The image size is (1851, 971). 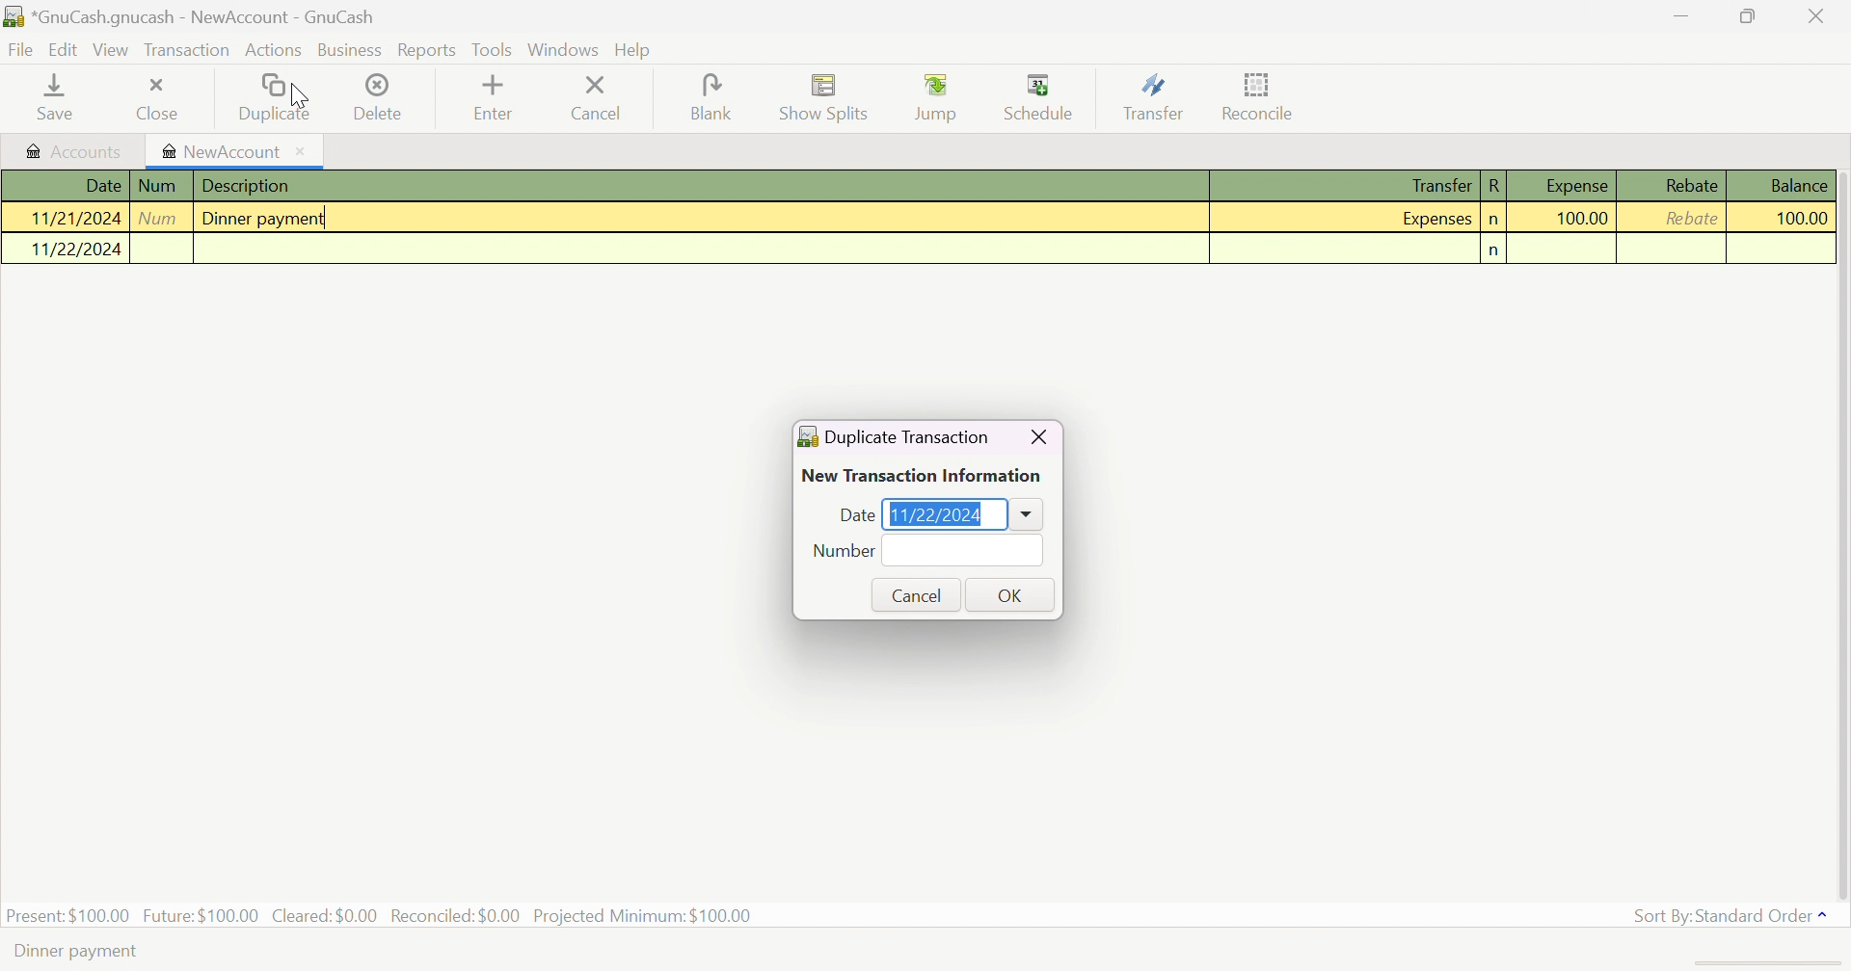 I want to click on Transaction, so click(x=188, y=51).